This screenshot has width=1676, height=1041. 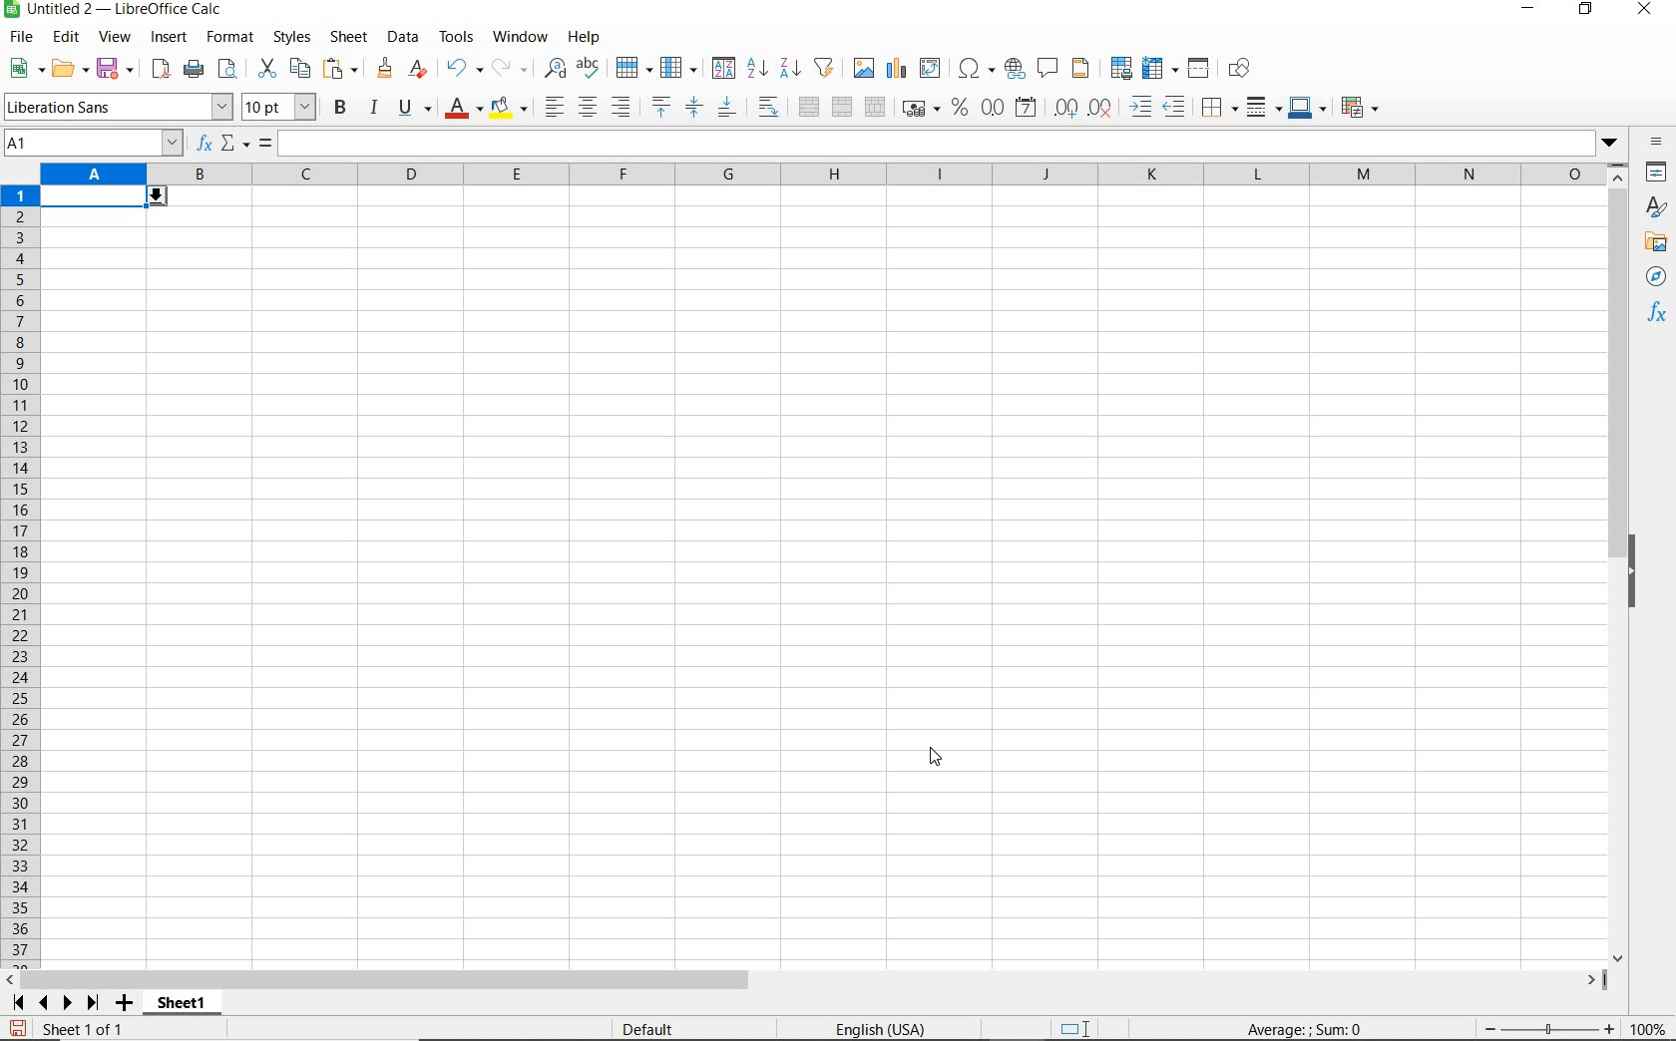 What do you see at coordinates (265, 145) in the screenshot?
I see `formula` at bounding box center [265, 145].